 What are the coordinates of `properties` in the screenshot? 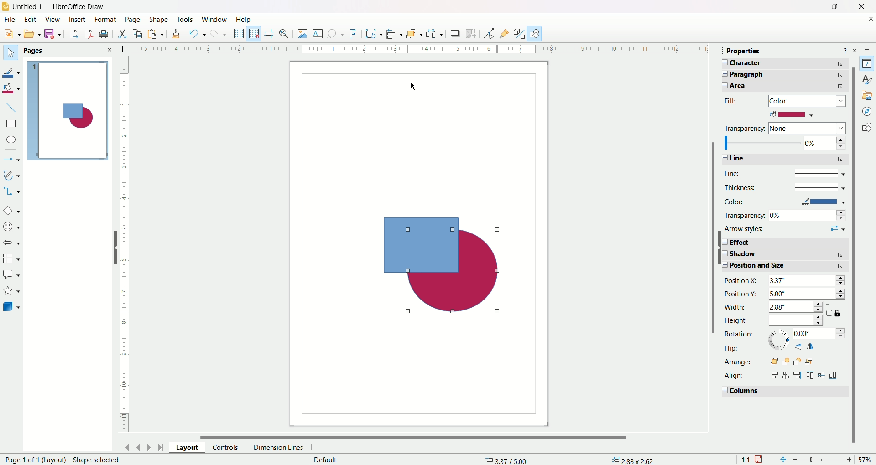 It's located at (868, 63).